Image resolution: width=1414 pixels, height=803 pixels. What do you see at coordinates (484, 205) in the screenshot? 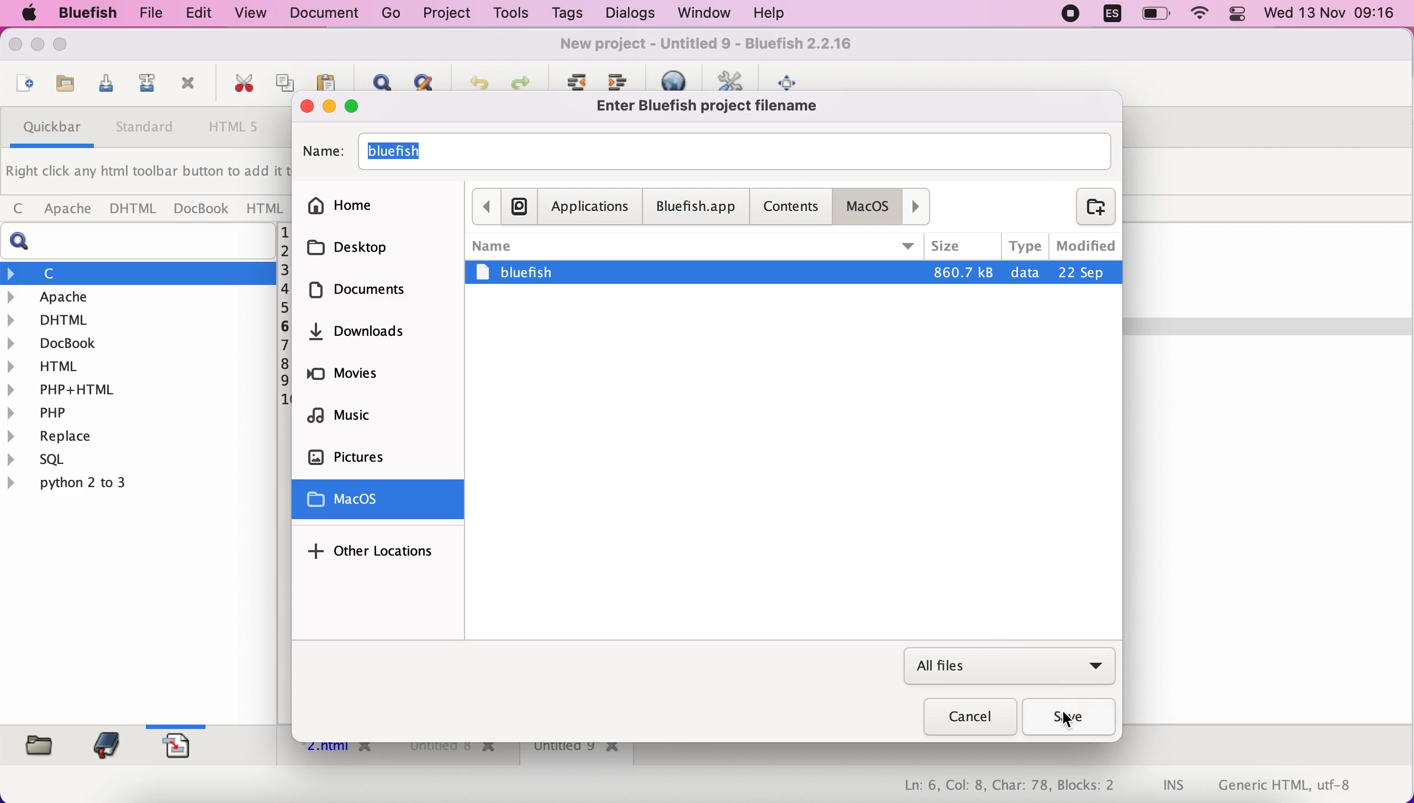
I see `backwards` at bounding box center [484, 205].